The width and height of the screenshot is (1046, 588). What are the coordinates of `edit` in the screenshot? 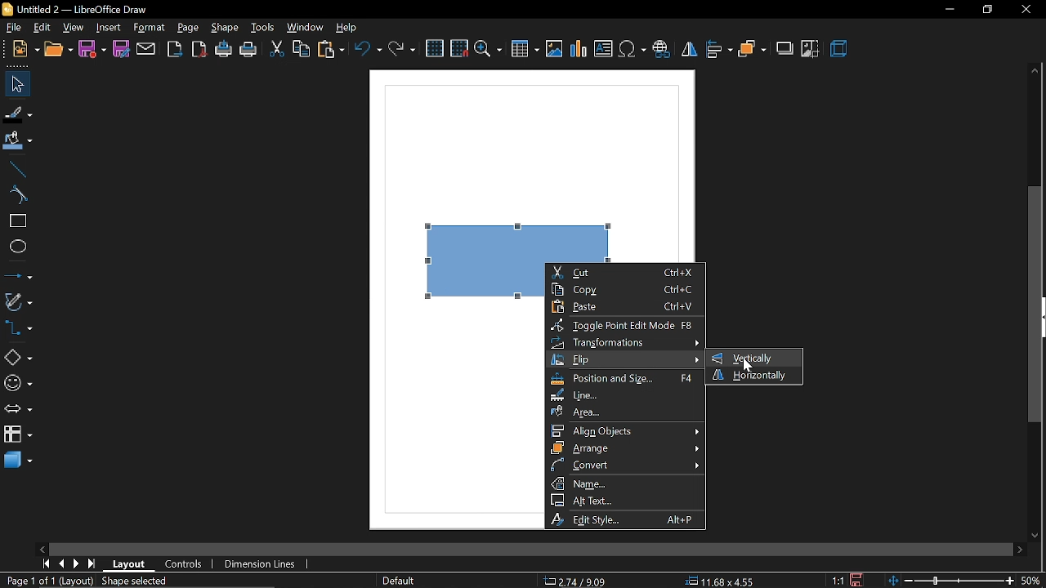 It's located at (42, 28).